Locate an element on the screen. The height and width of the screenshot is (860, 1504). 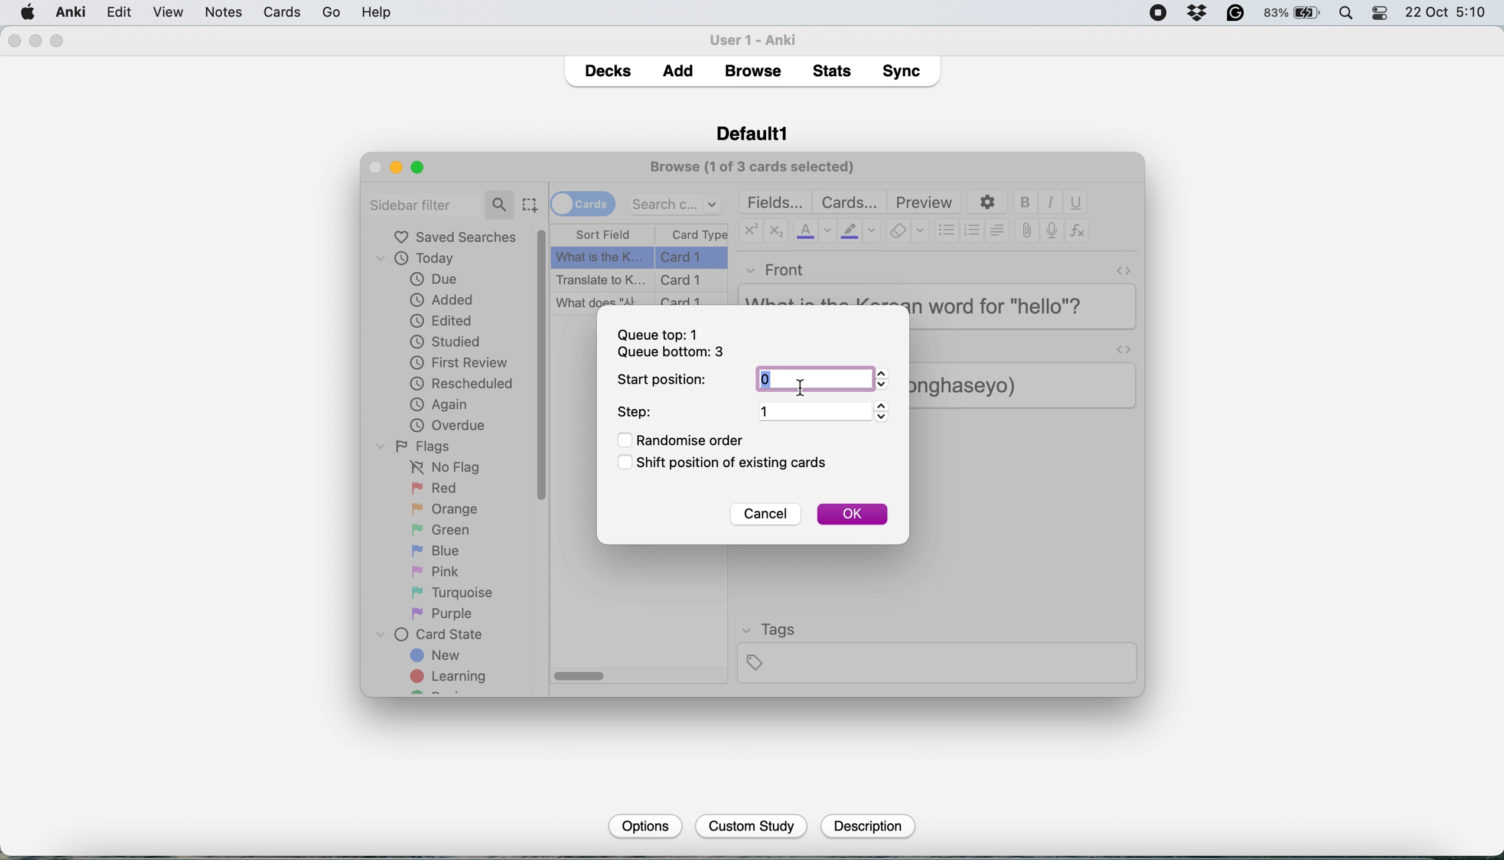
maximise is located at coordinates (422, 167).